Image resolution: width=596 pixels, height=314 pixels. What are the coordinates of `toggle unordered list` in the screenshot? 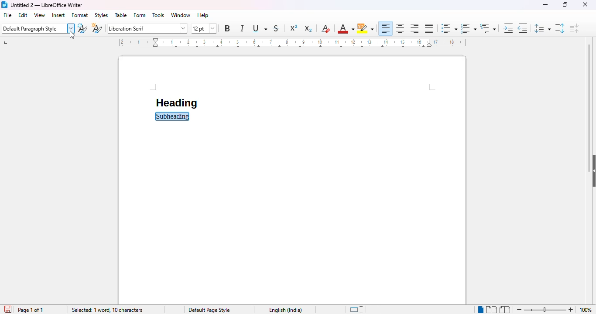 It's located at (449, 28).